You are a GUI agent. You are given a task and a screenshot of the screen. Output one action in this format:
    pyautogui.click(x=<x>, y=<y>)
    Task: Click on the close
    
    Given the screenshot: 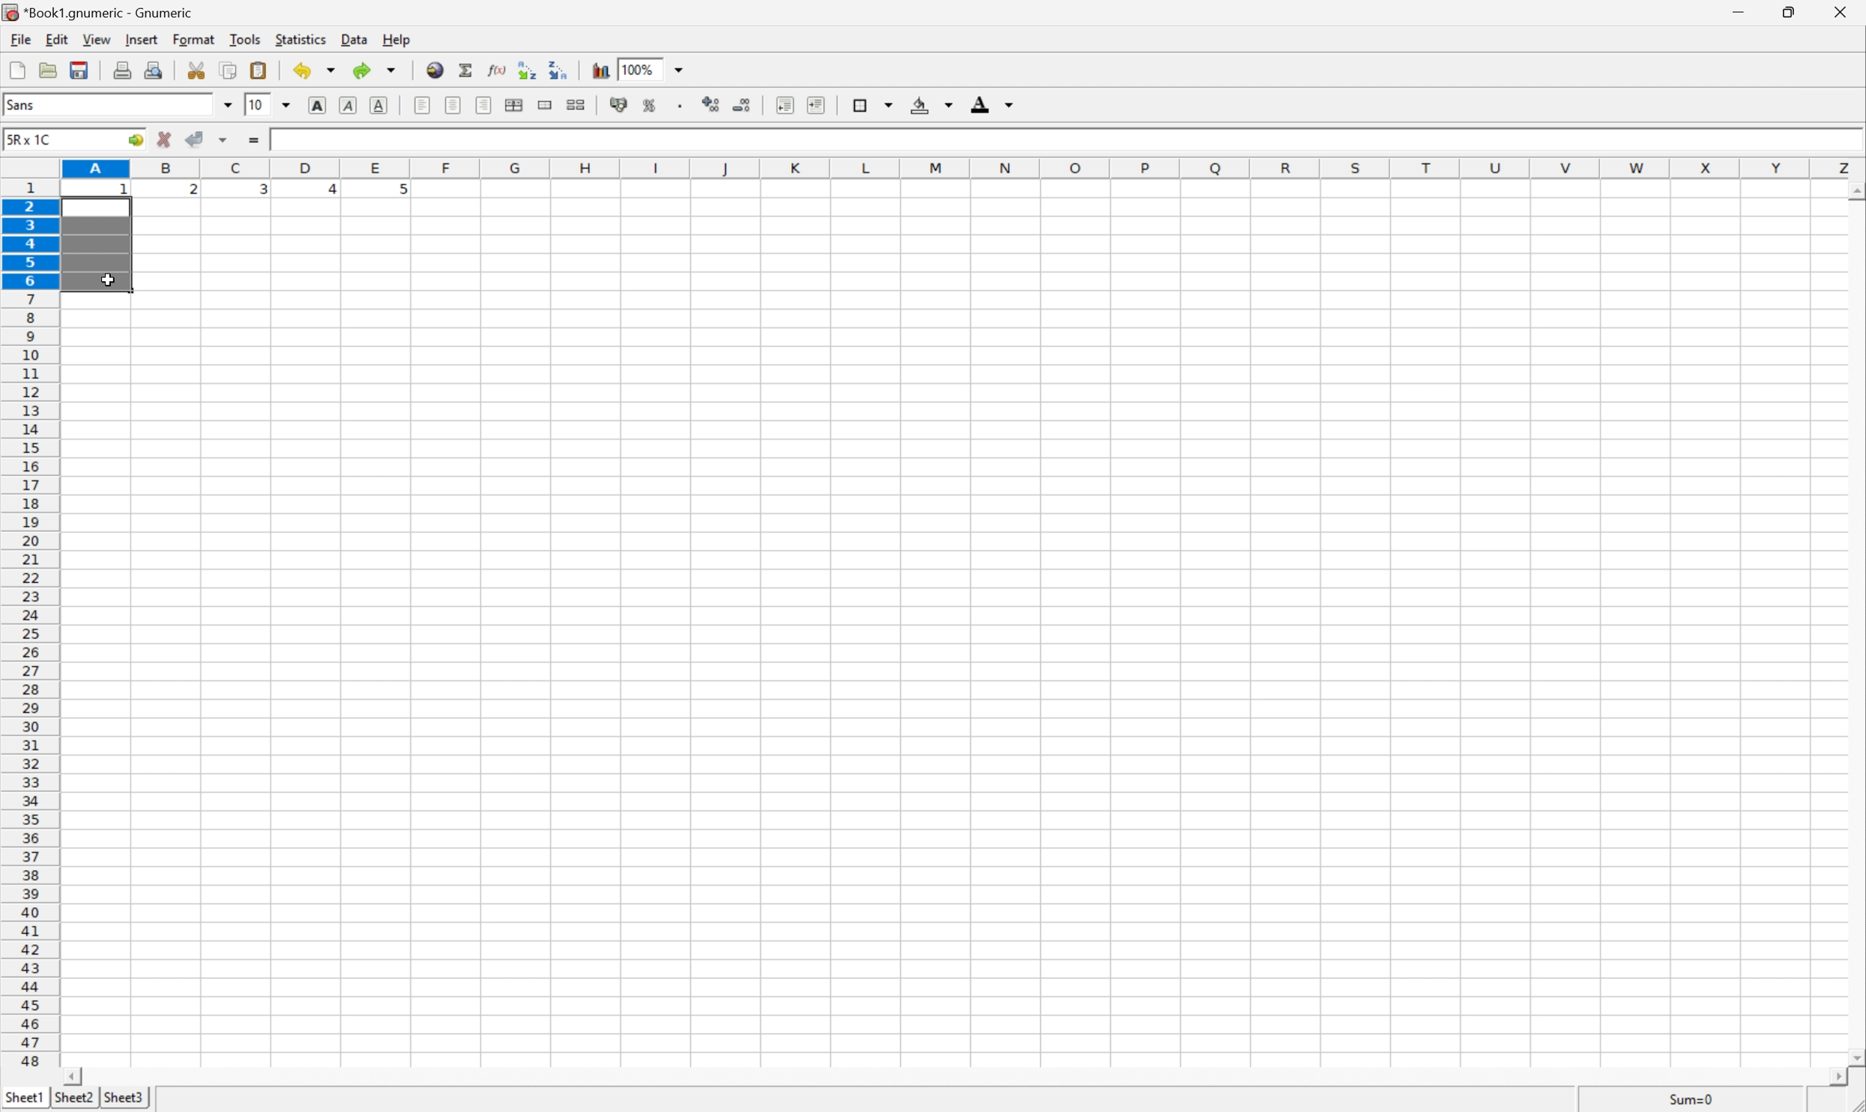 What is the action you would take?
    pyautogui.click(x=1844, y=15)
    